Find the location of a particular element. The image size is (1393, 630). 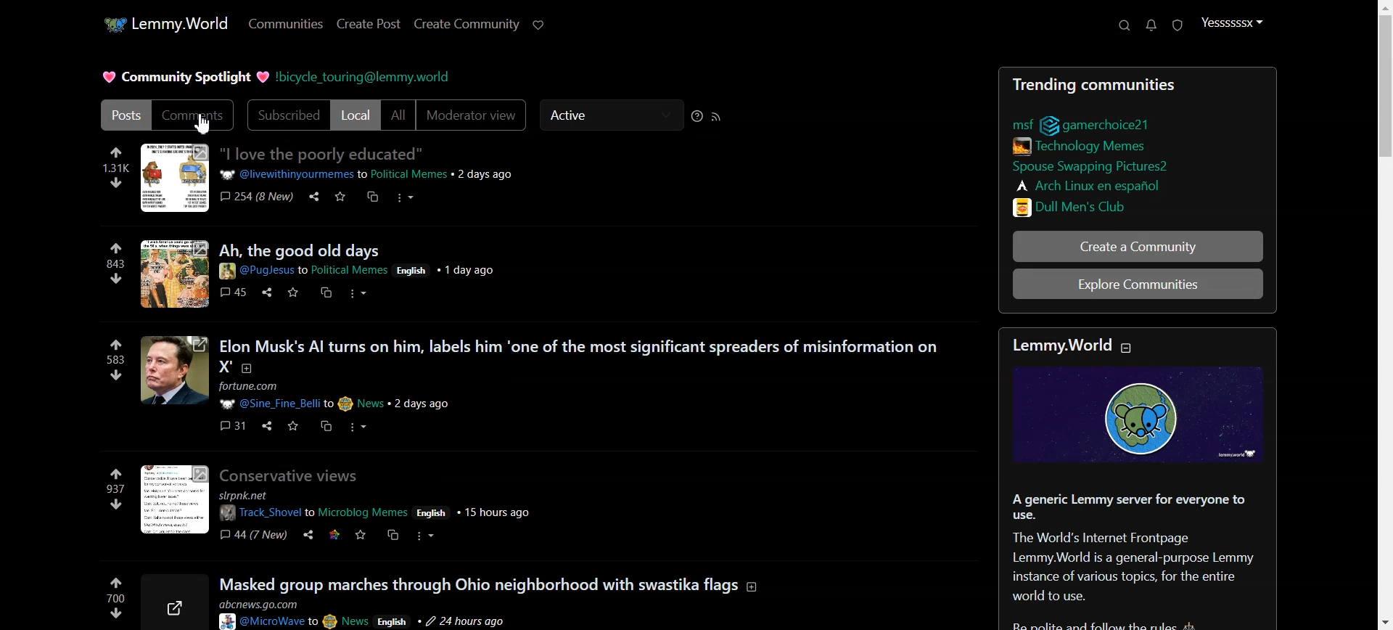

Communities is located at coordinates (284, 24).